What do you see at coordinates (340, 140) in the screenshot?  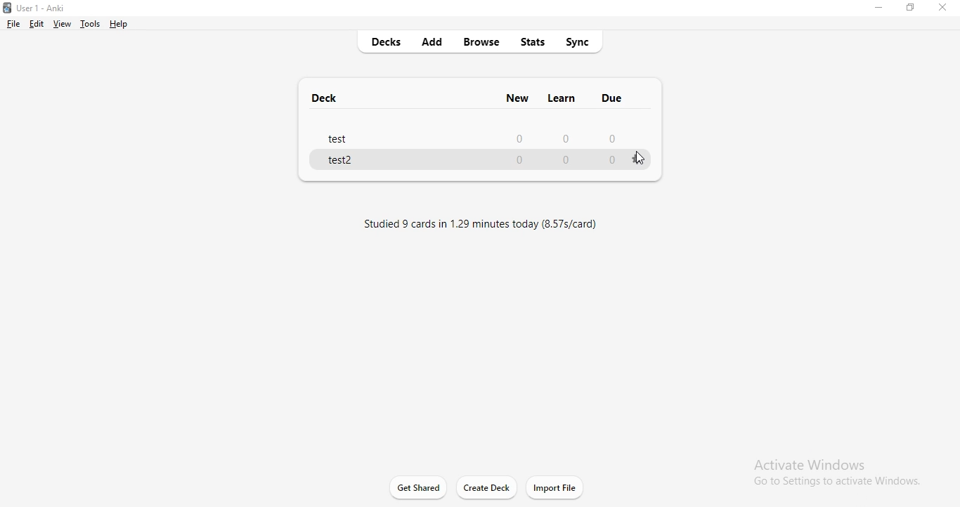 I see `test` at bounding box center [340, 140].